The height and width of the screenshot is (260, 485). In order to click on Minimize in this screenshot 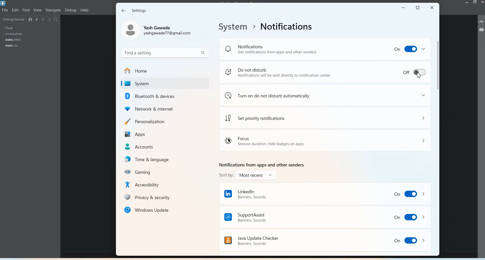, I will do `click(467, 3)`.